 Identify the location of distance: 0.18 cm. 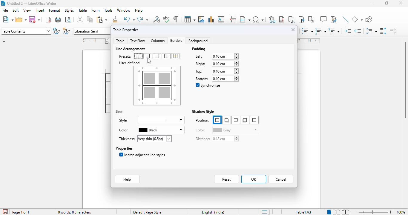
(217, 139).